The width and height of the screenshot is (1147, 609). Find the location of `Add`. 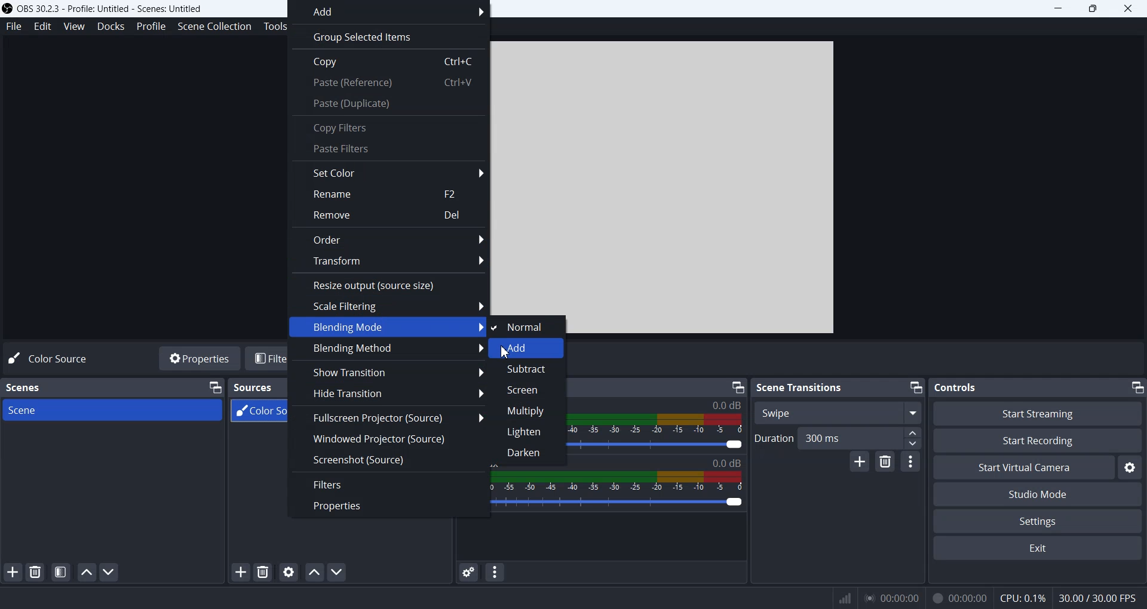

Add is located at coordinates (528, 349).